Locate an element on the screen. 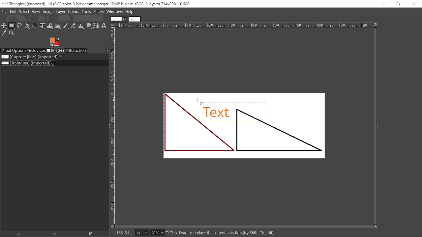 The height and width of the screenshot is (237, 422). Gradient tool is located at coordinates (58, 26).